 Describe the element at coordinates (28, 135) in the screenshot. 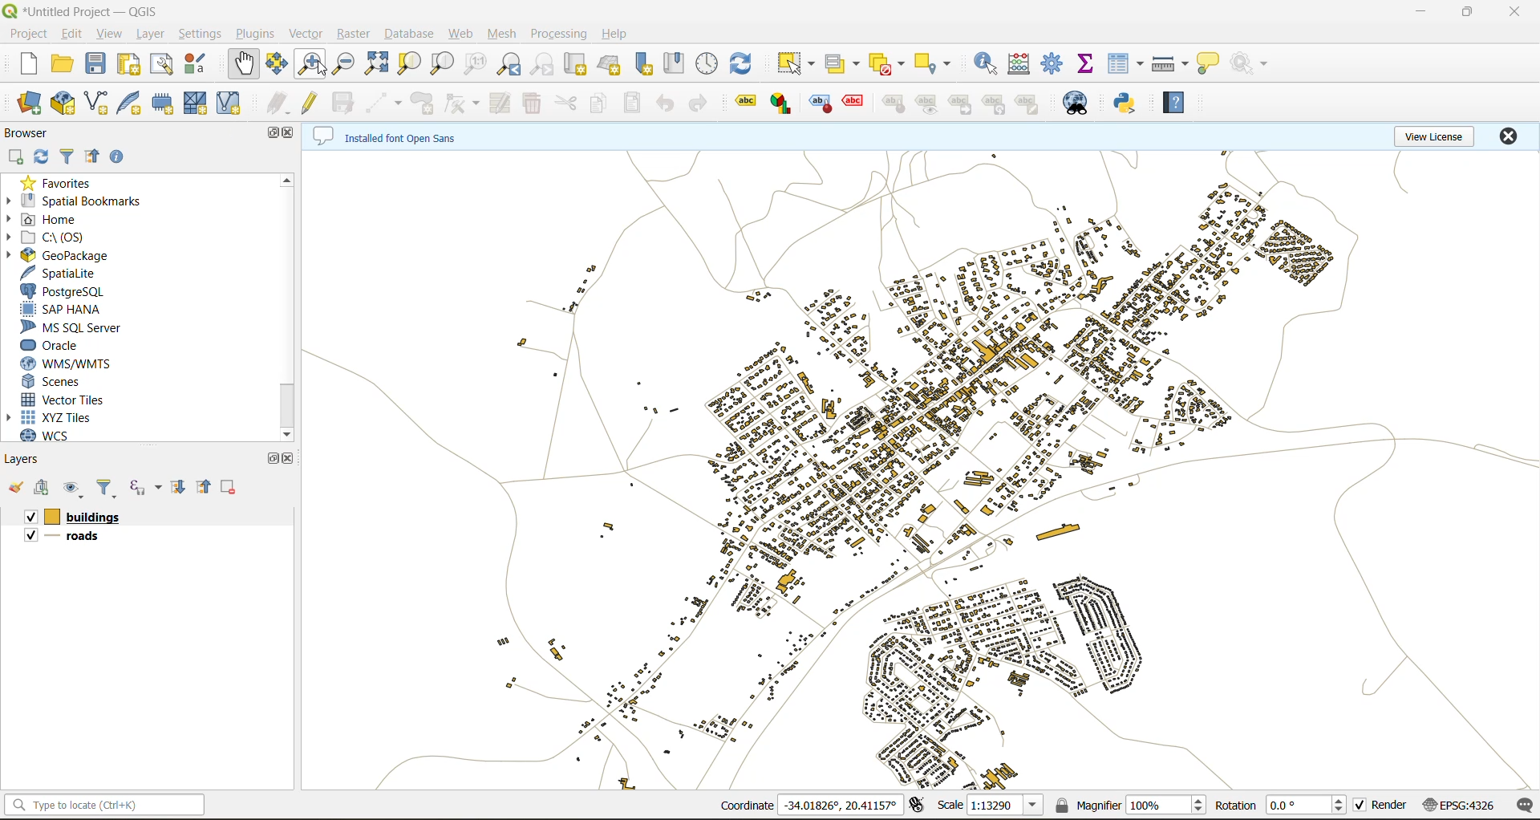

I see `browser` at that location.